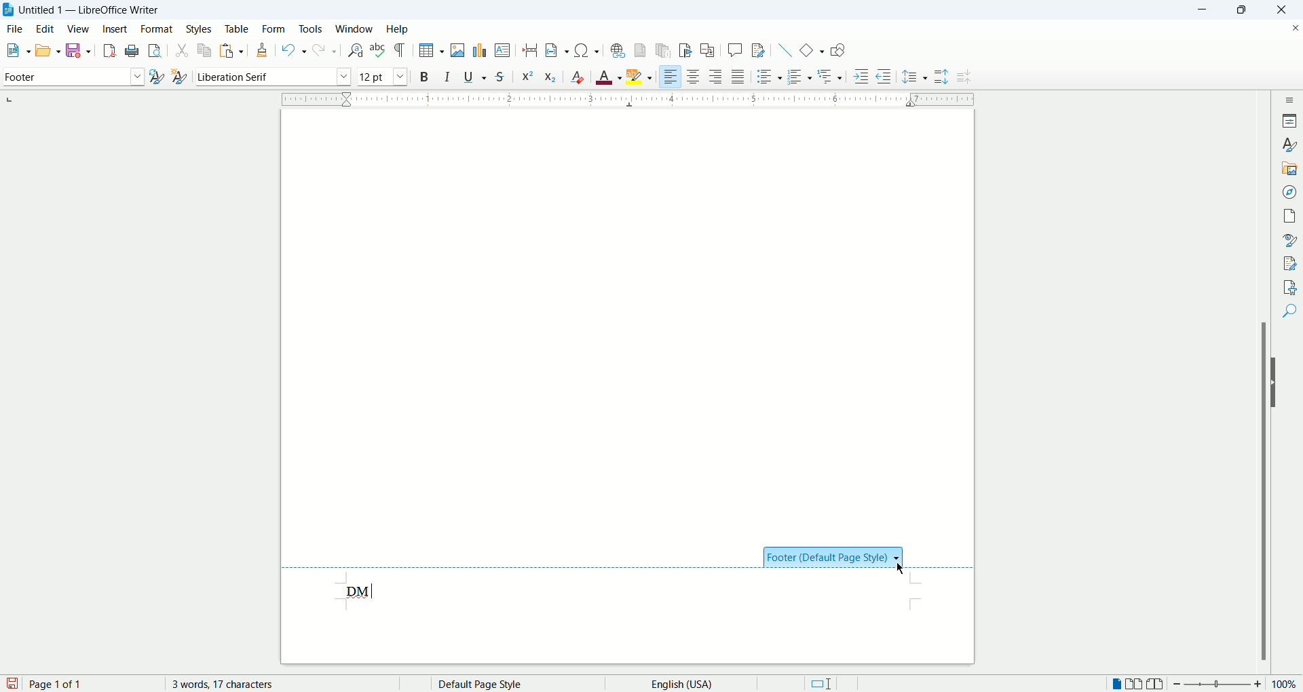 This screenshot has height=692, width=1303. I want to click on text color, so click(610, 77).